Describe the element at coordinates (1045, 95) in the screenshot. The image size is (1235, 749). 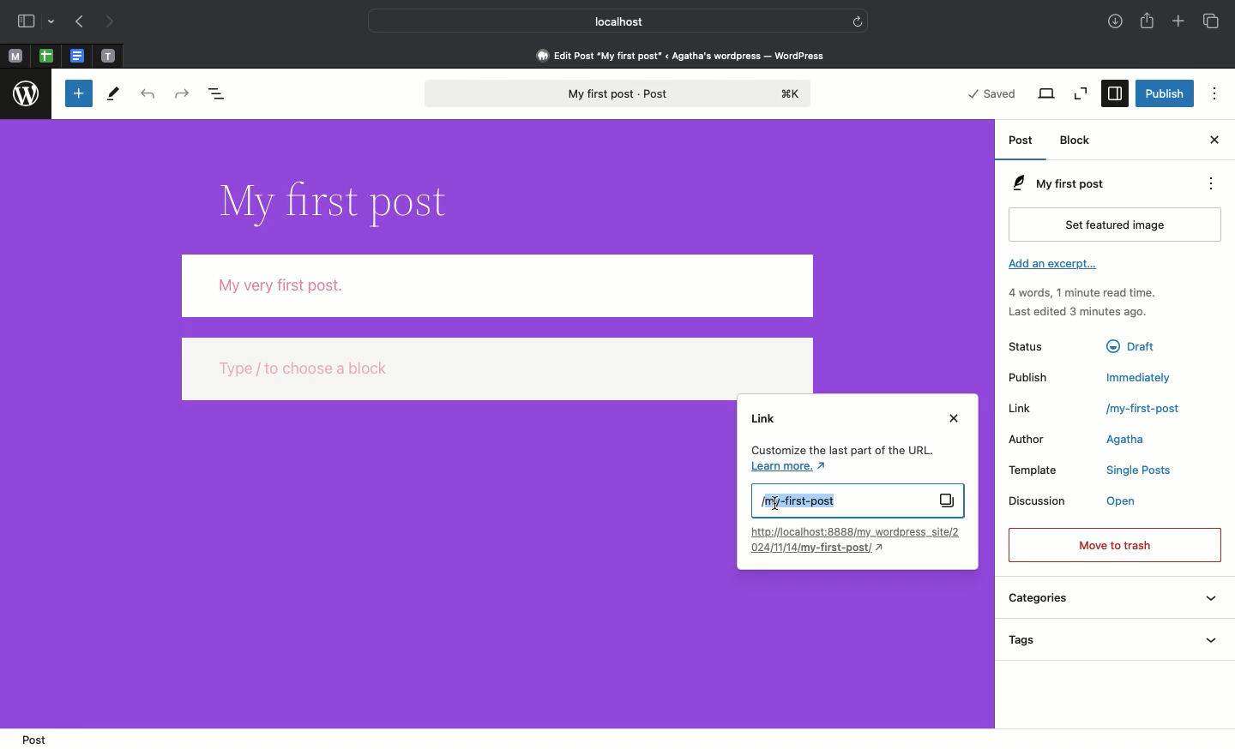
I see `View` at that location.